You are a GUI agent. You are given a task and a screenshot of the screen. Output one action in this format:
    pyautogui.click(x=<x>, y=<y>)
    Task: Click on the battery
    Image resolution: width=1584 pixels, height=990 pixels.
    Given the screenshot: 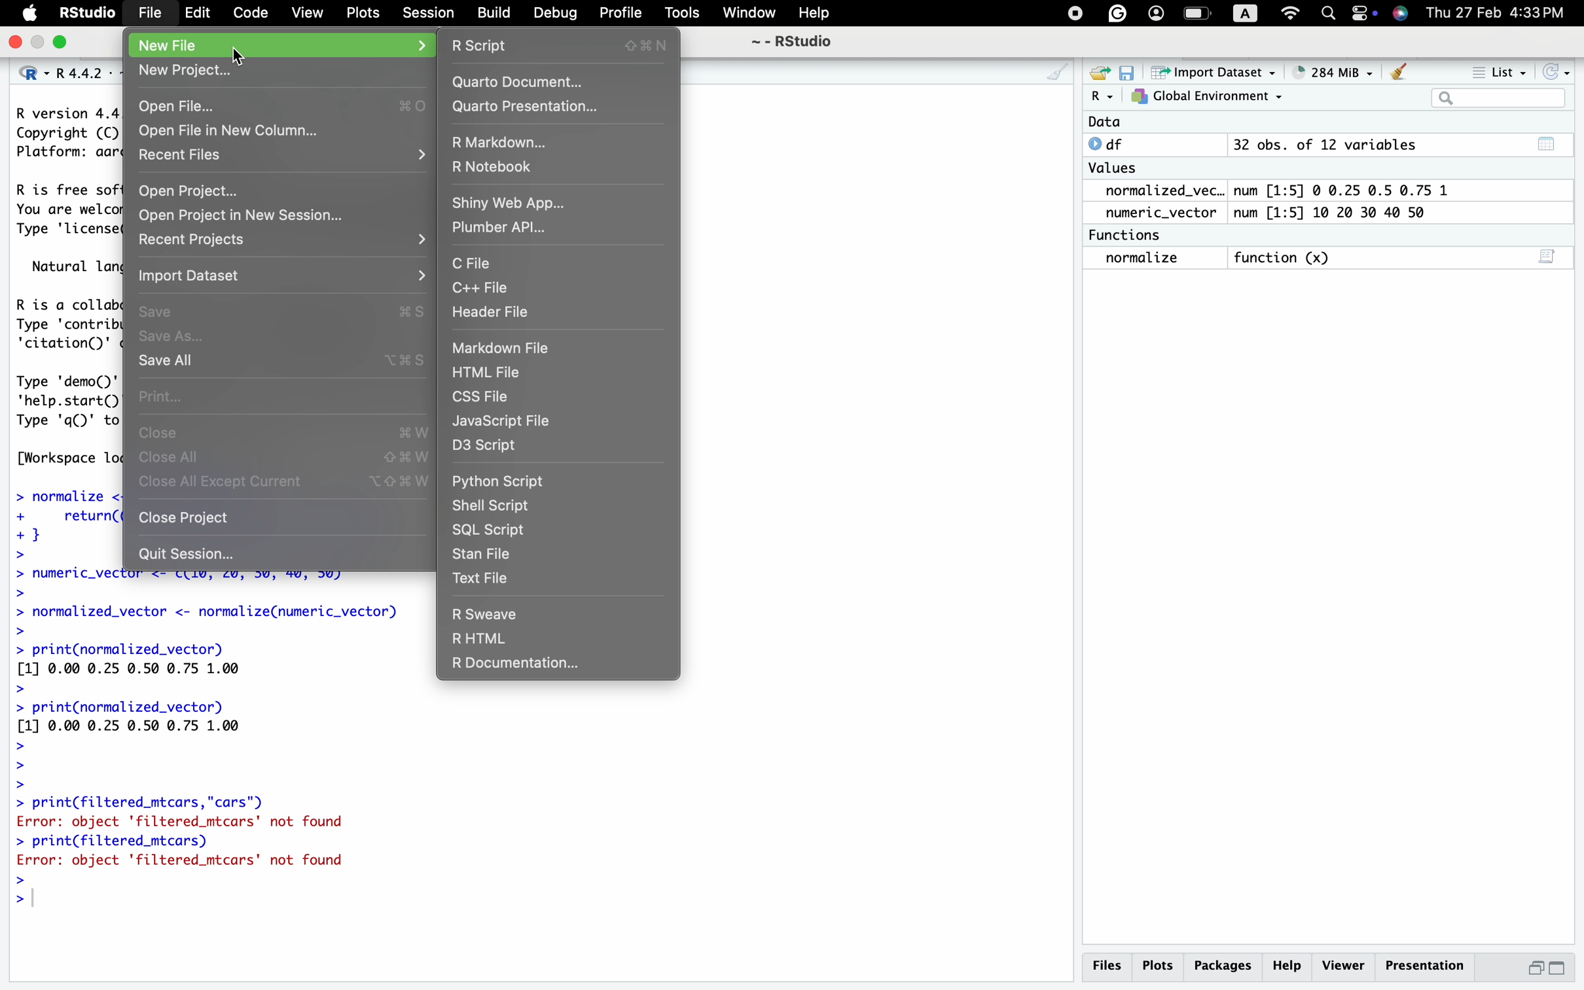 What is the action you would take?
    pyautogui.click(x=1197, y=12)
    